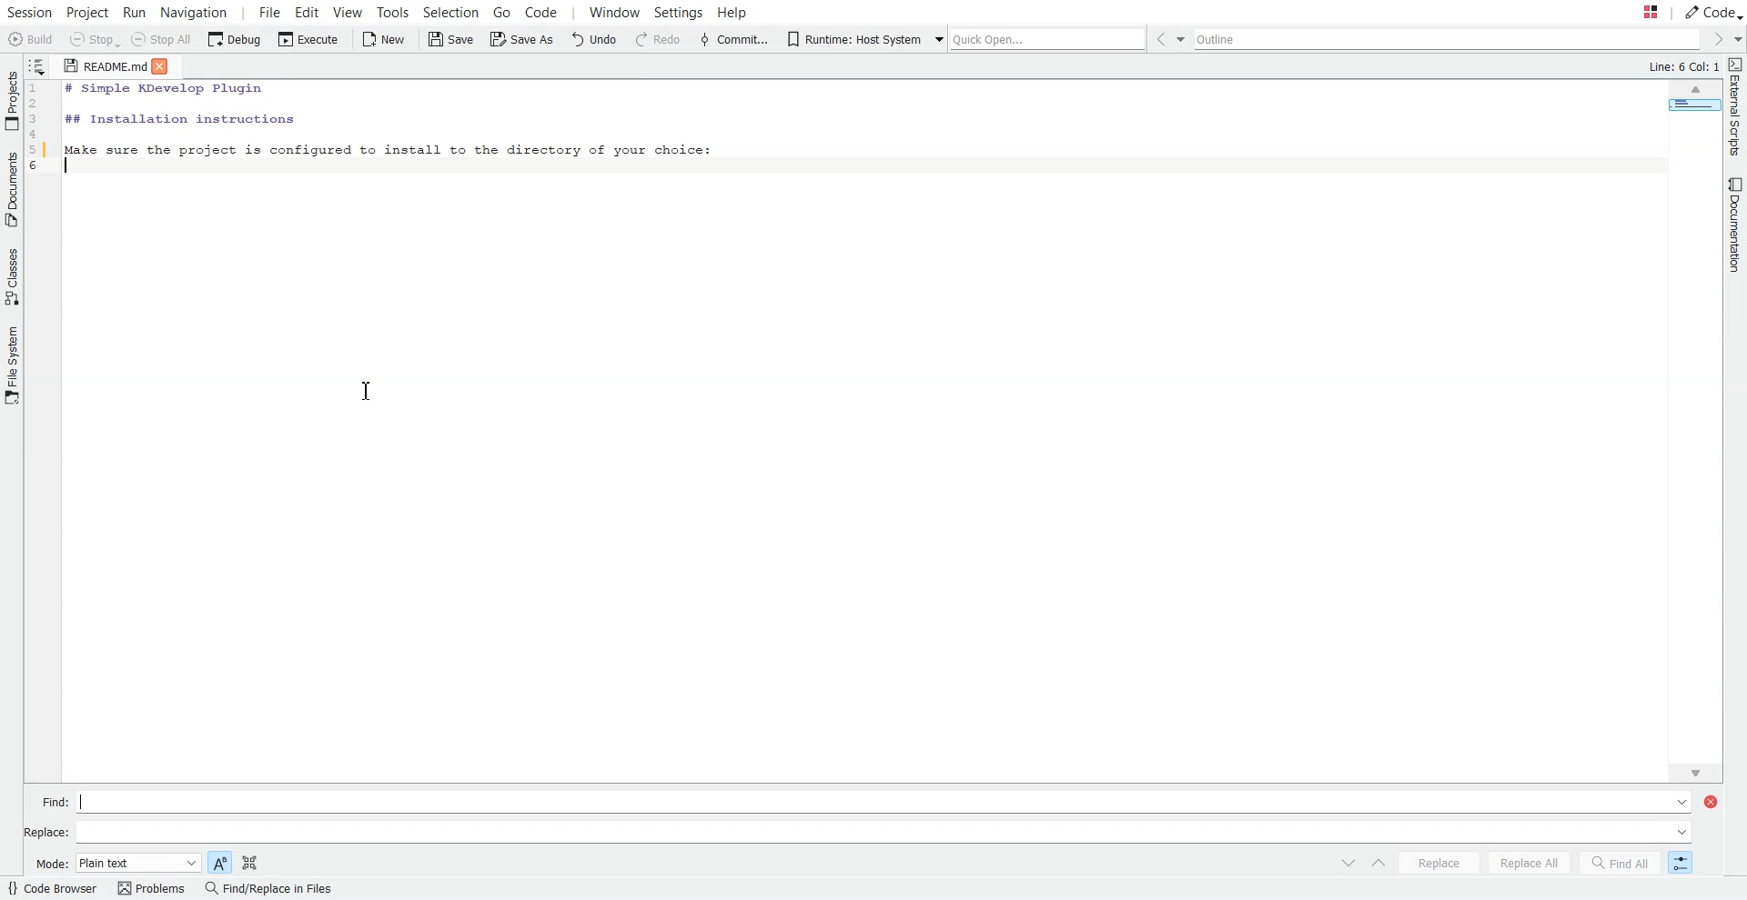 The height and width of the screenshot is (900, 1747). I want to click on Switch to Incremental, so click(1677, 864).